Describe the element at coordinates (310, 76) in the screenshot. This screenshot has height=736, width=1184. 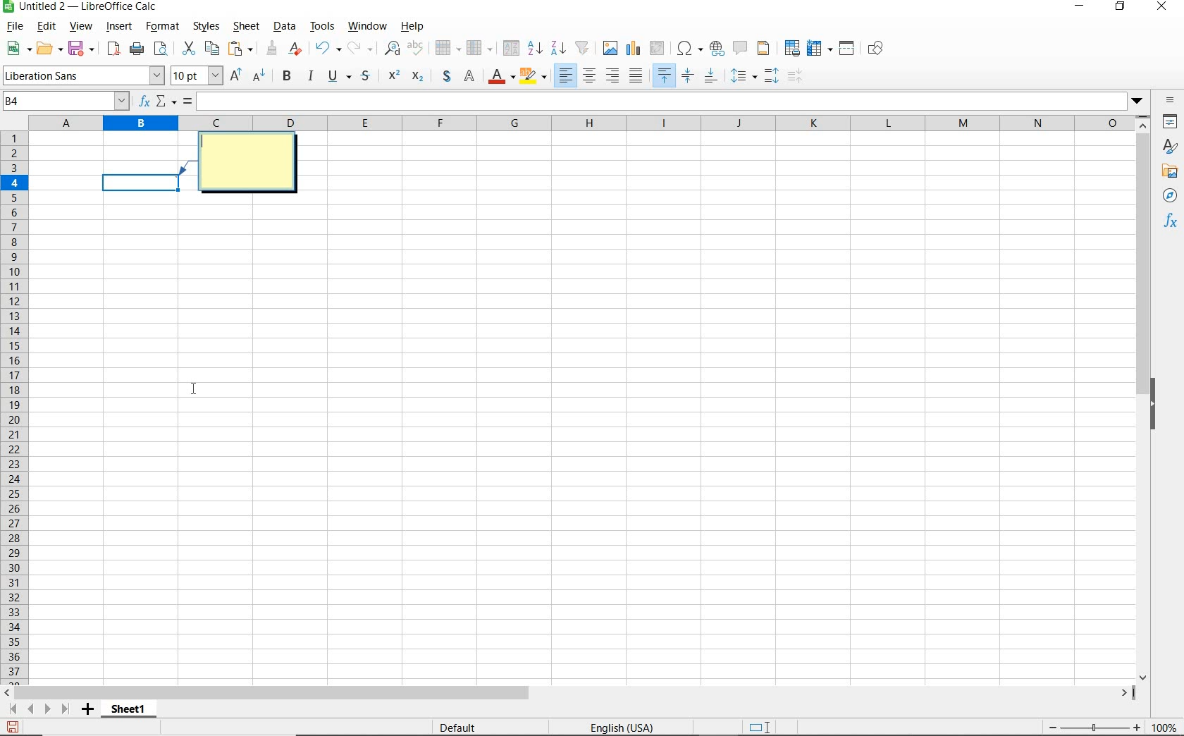
I see `italic` at that location.